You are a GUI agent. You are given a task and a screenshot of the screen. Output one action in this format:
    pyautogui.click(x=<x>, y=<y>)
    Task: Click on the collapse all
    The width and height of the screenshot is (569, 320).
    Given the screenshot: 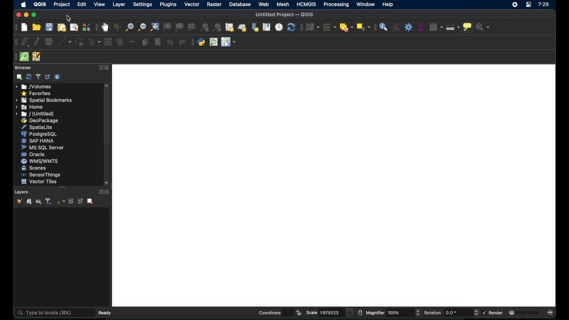 What is the action you would take?
    pyautogui.click(x=80, y=202)
    